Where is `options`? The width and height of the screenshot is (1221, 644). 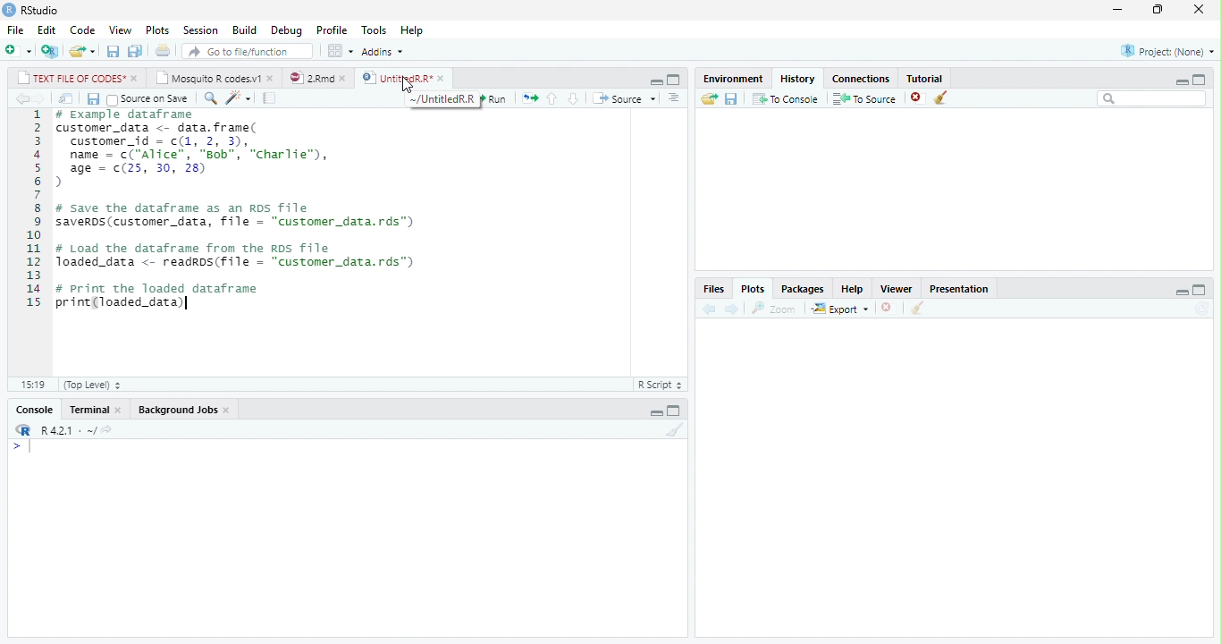
options is located at coordinates (340, 51).